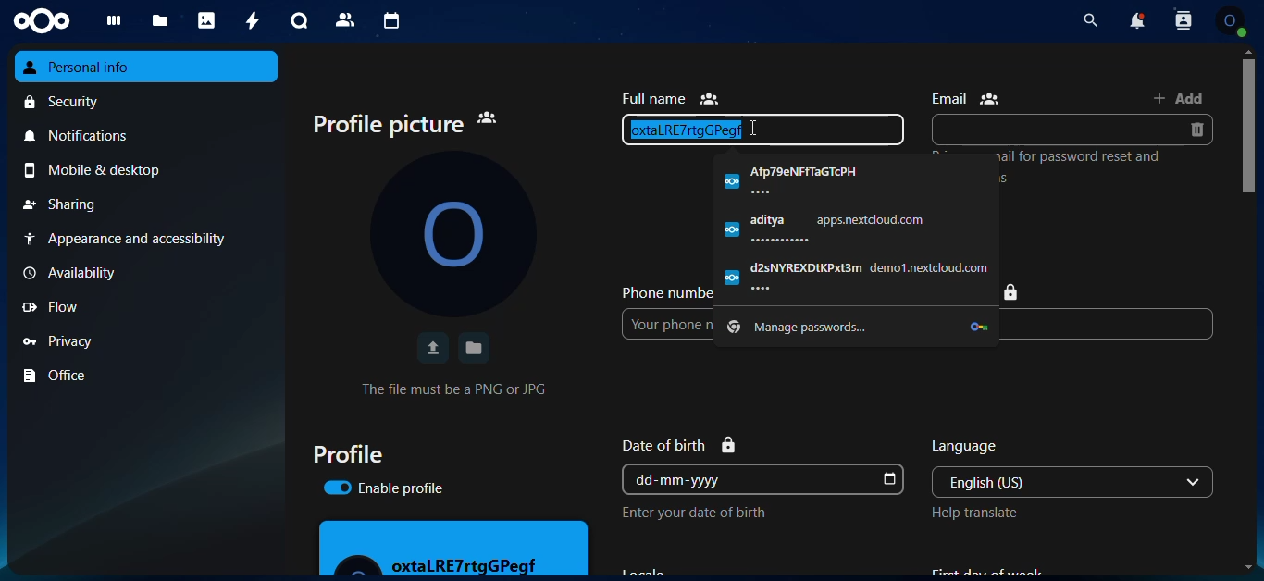 The width and height of the screenshot is (1264, 581). I want to click on Cursor, so click(751, 128).